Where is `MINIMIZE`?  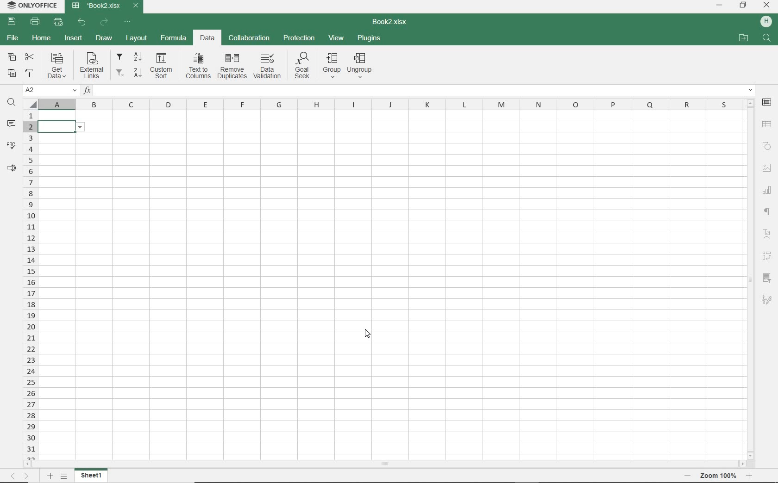
MINIMIZE is located at coordinates (719, 5).